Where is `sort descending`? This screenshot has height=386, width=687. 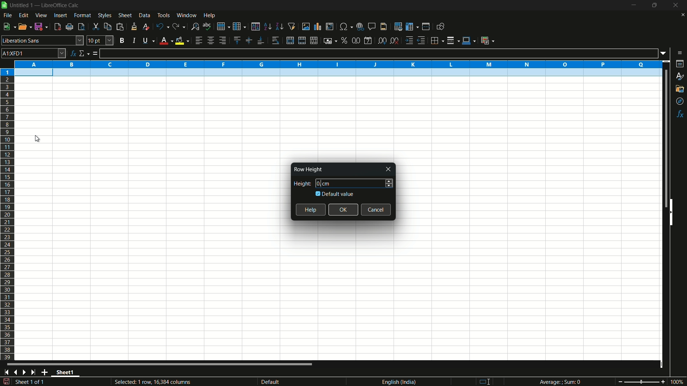 sort descending is located at coordinates (279, 26).